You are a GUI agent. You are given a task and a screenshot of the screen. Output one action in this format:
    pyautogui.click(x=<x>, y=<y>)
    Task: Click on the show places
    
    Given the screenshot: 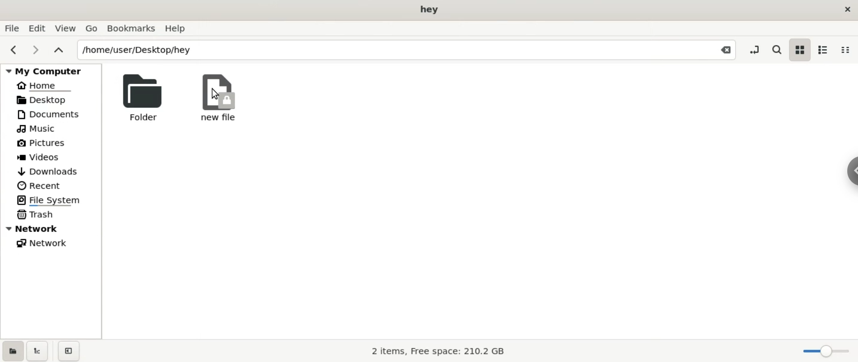 What is the action you would take?
    pyautogui.click(x=13, y=353)
    